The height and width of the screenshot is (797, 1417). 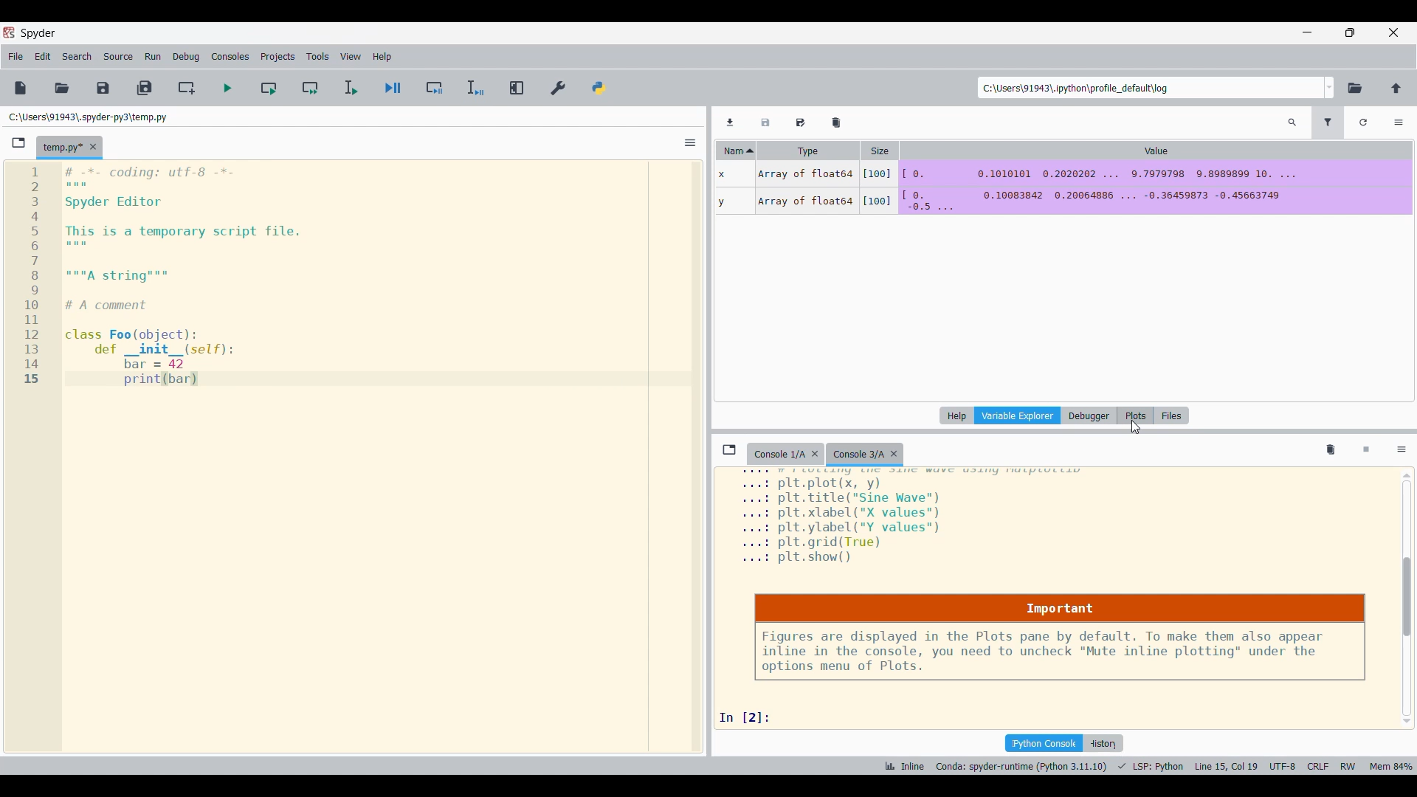 What do you see at coordinates (1402, 450) in the screenshot?
I see `Options` at bounding box center [1402, 450].